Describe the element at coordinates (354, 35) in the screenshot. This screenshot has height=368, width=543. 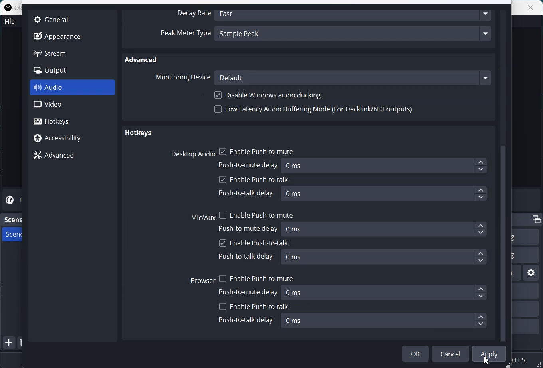
I see `Sample Peak` at that location.